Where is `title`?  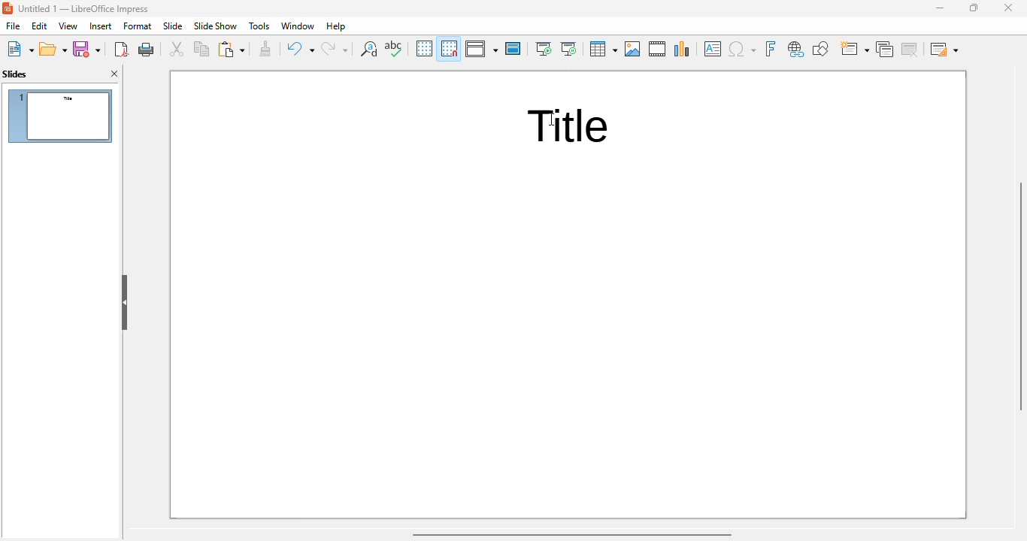 title is located at coordinates (570, 125).